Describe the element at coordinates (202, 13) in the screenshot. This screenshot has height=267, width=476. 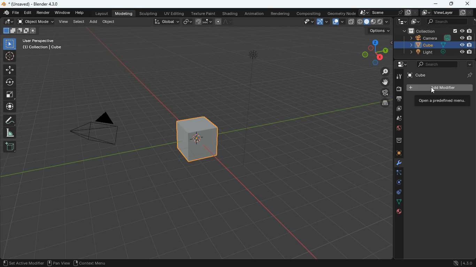
I see `texture paint` at that location.